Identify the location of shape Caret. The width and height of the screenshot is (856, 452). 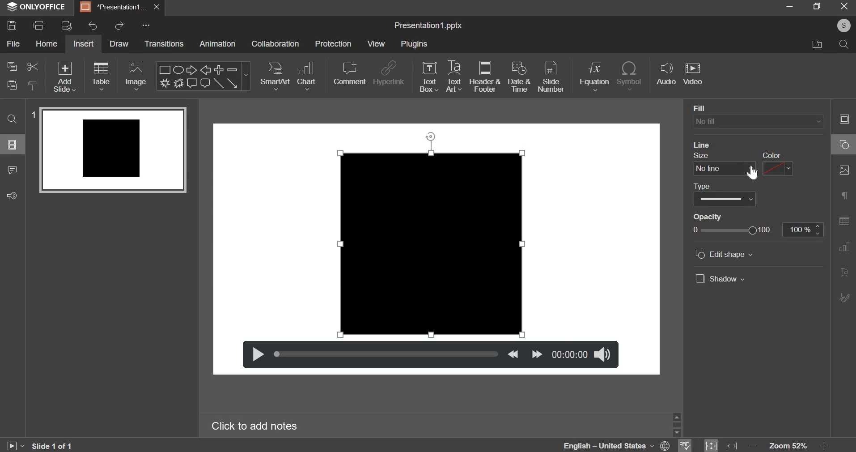
(246, 77).